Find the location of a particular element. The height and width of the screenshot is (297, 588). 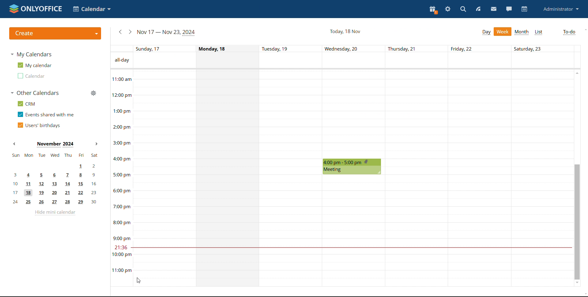

scroll up is located at coordinates (584, 30).